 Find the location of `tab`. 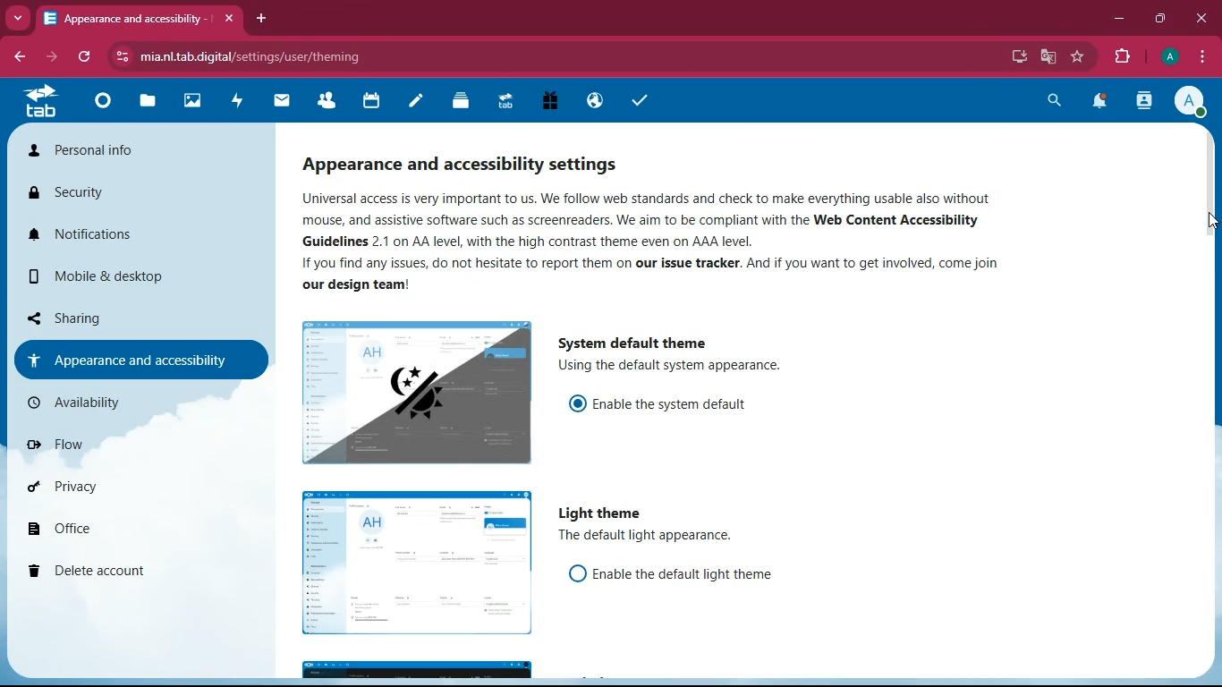

tab is located at coordinates (504, 99).